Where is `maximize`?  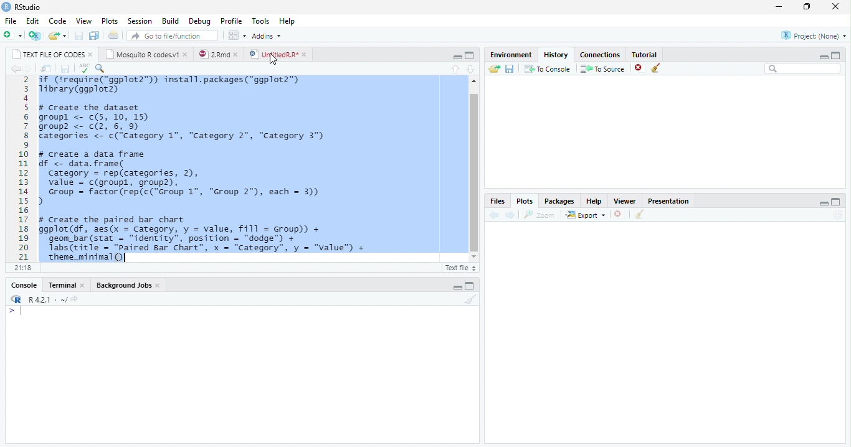 maximize is located at coordinates (839, 55).